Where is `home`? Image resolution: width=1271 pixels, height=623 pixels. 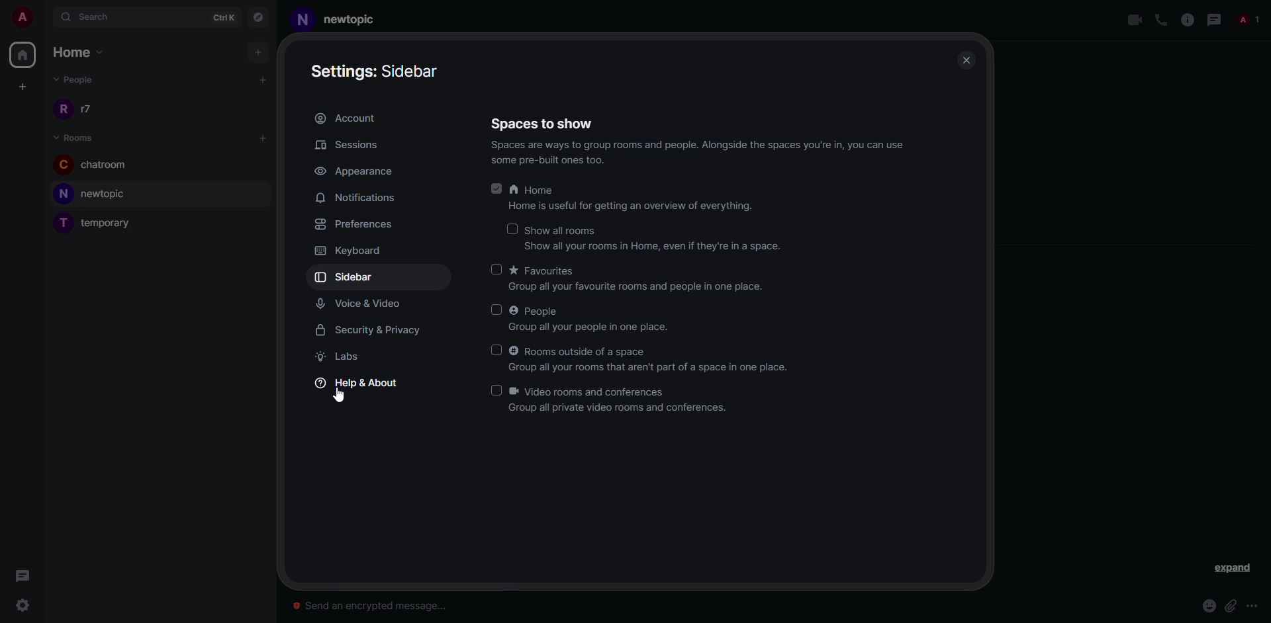 home is located at coordinates (534, 191).